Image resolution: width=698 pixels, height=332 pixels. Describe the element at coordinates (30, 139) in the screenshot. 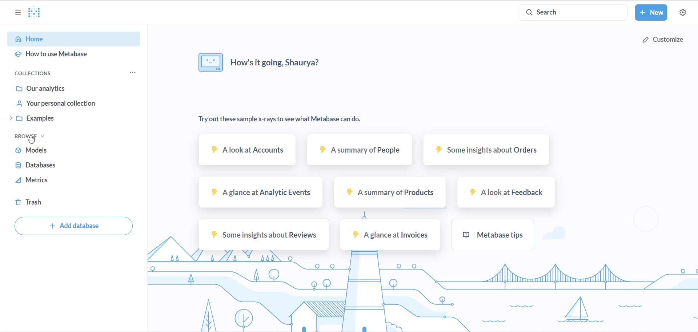

I see `cursor` at that location.